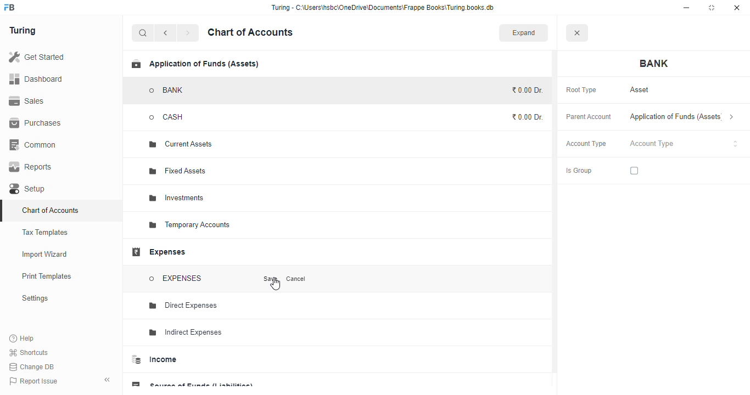  Describe the element at coordinates (250, 32) in the screenshot. I see `chart of accounts` at that location.